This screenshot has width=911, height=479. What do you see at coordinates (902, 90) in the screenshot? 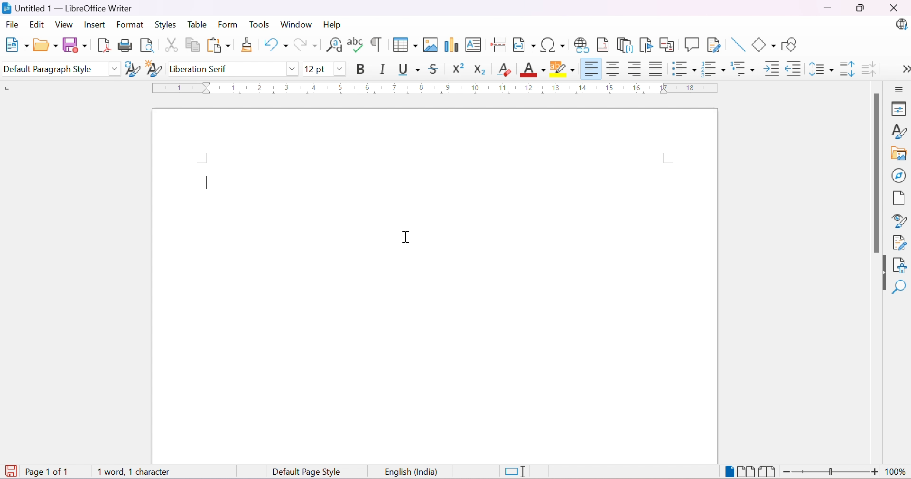
I see `Sidebar Settings` at bounding box center [902, 90].